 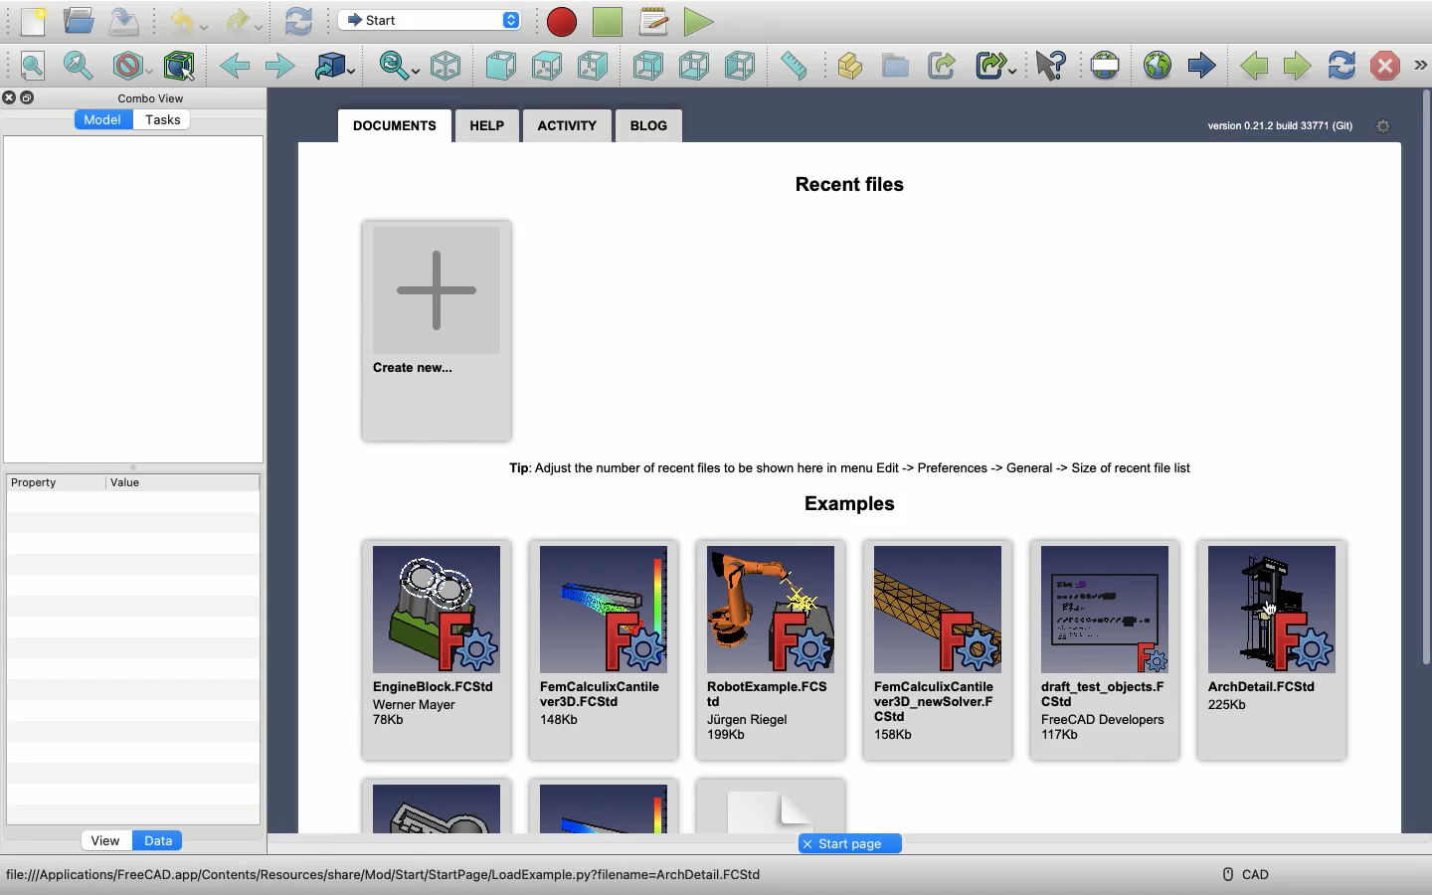 I want to click on Help, so click(x=482, y=124).